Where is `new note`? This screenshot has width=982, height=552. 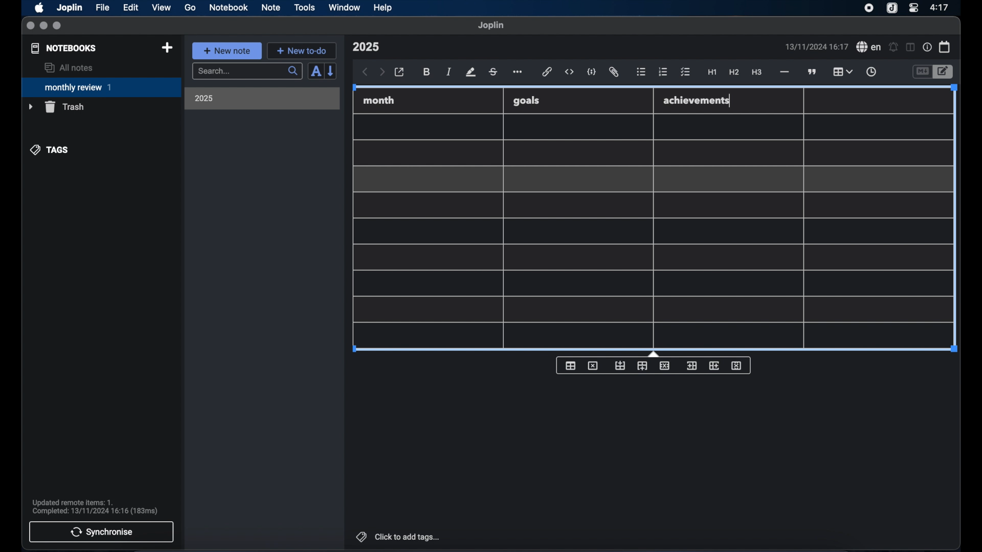 new note is located at coordinates (227, 51).